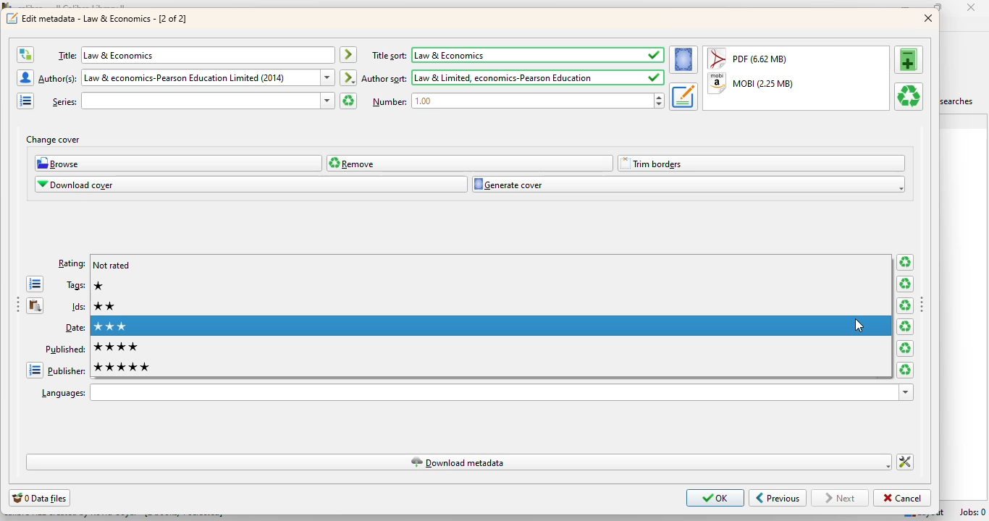  I want to click on languages: , so click(476, 392).